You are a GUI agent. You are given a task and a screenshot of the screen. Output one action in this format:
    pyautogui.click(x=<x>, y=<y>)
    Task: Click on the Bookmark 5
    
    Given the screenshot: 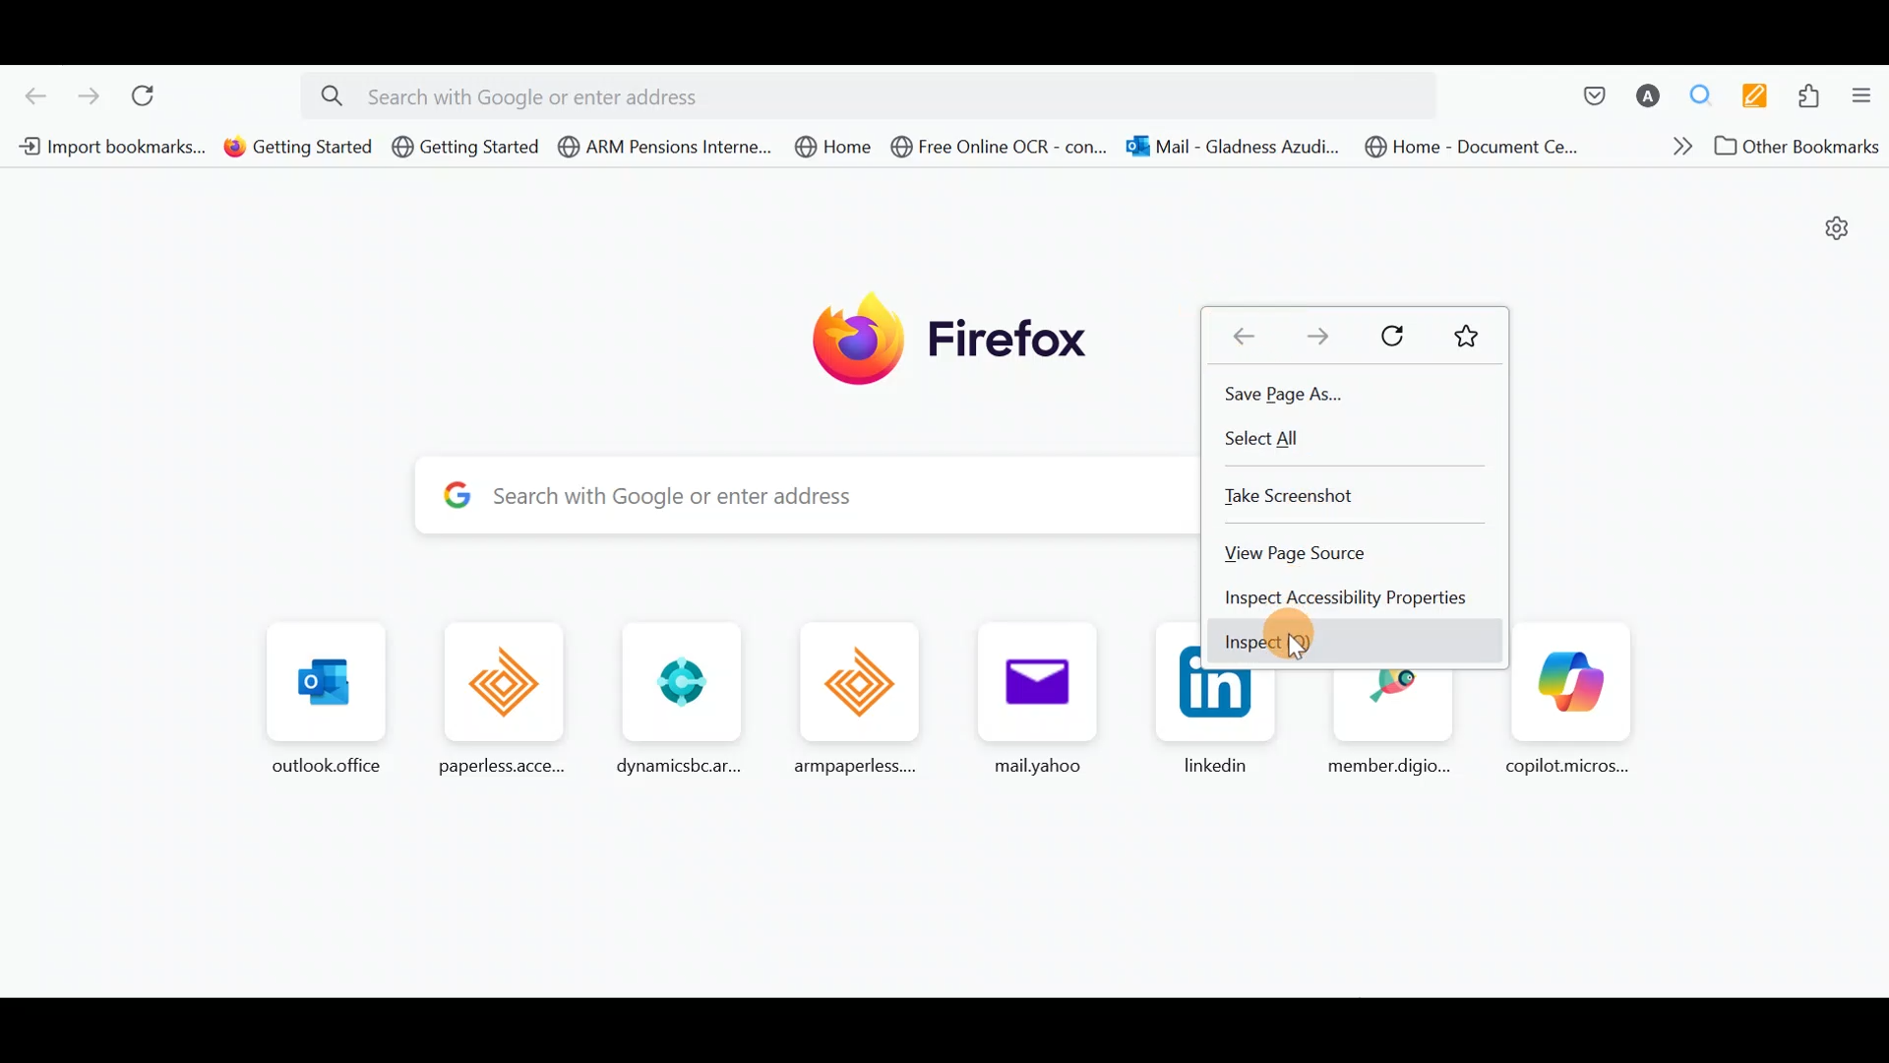 What is the action you would take?
    pyautogui.click(x=840, y=150)
    